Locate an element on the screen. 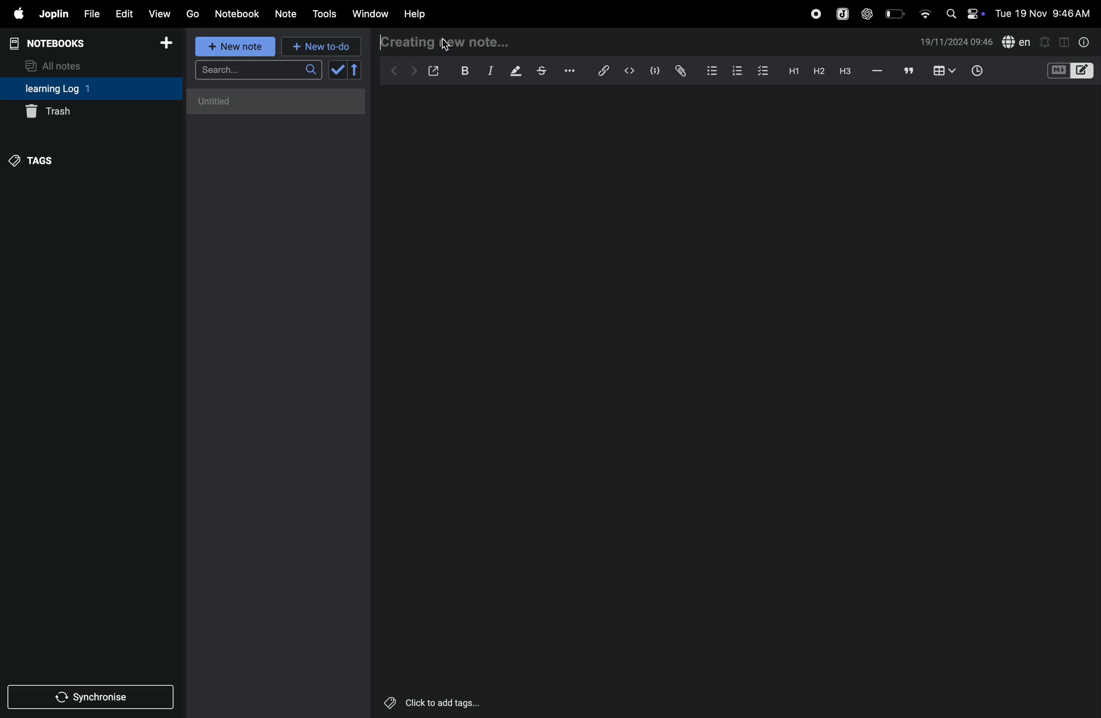 The height and width of the screenshot is (718, 1101). apple menu is located at coordinates (15, 14).